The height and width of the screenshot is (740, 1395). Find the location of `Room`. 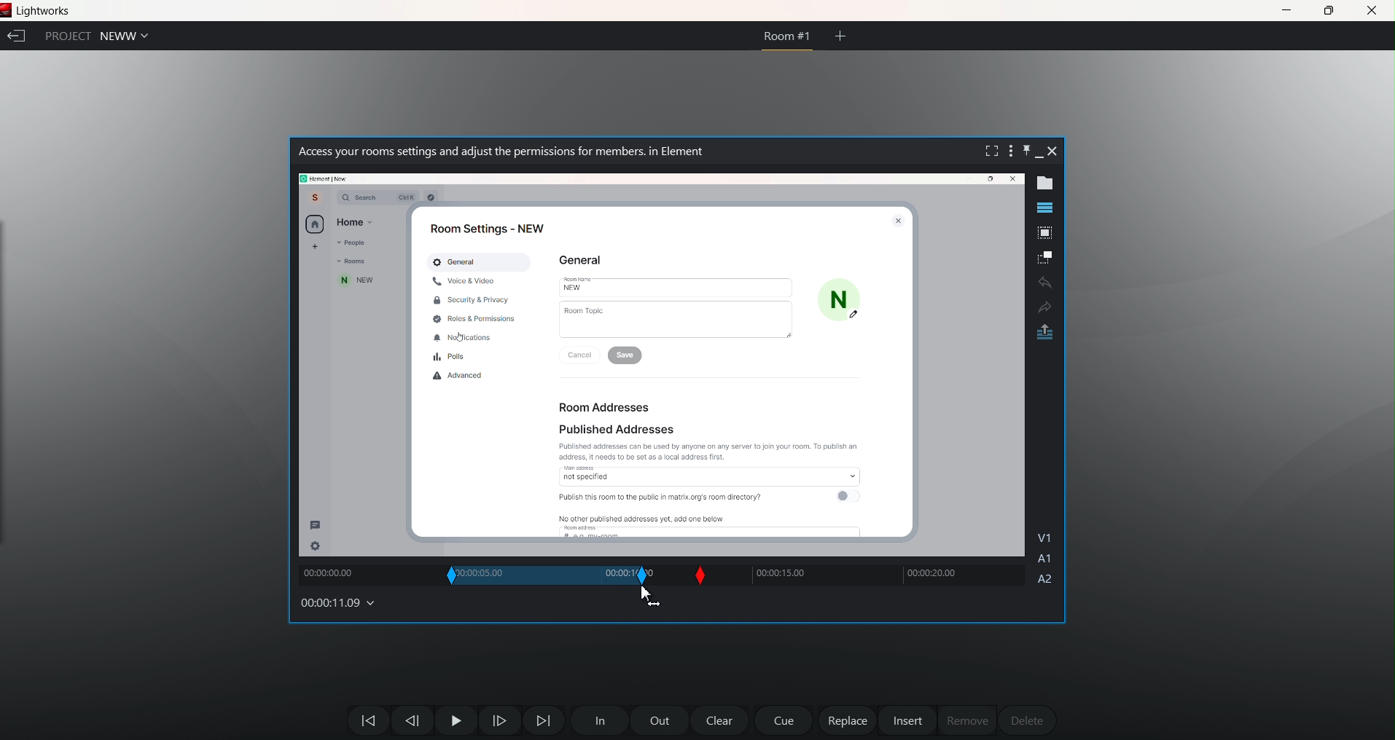

Room is located at coordinates (356, 261).